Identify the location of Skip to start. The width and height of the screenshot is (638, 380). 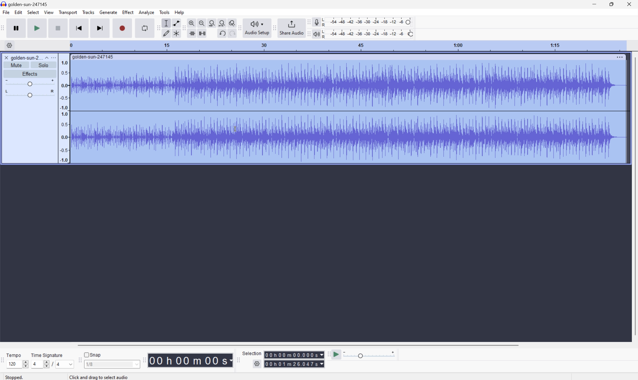
(79, 28).